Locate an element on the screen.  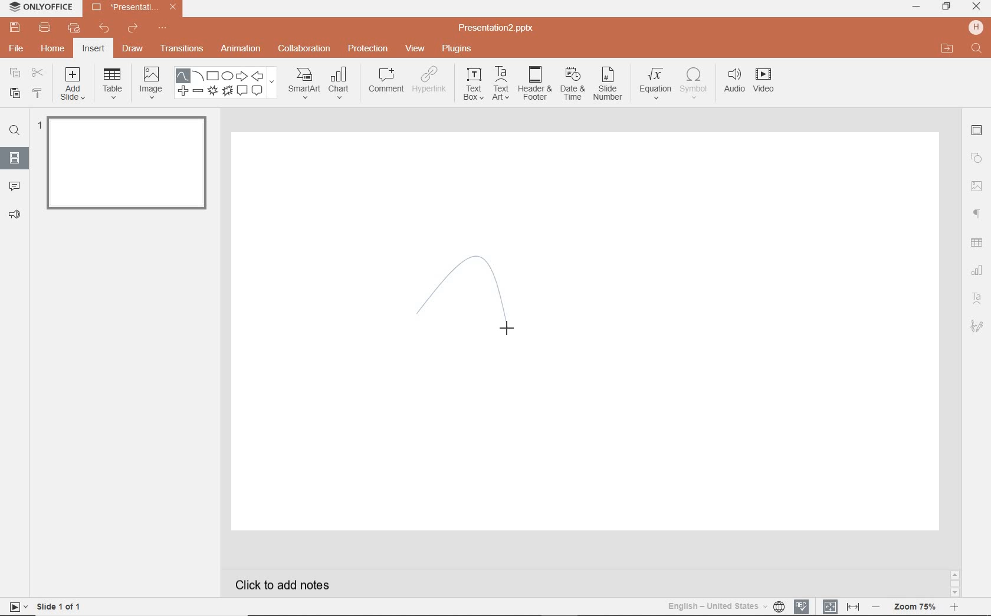
TEXT BOX is located at coordinates (472, 86).